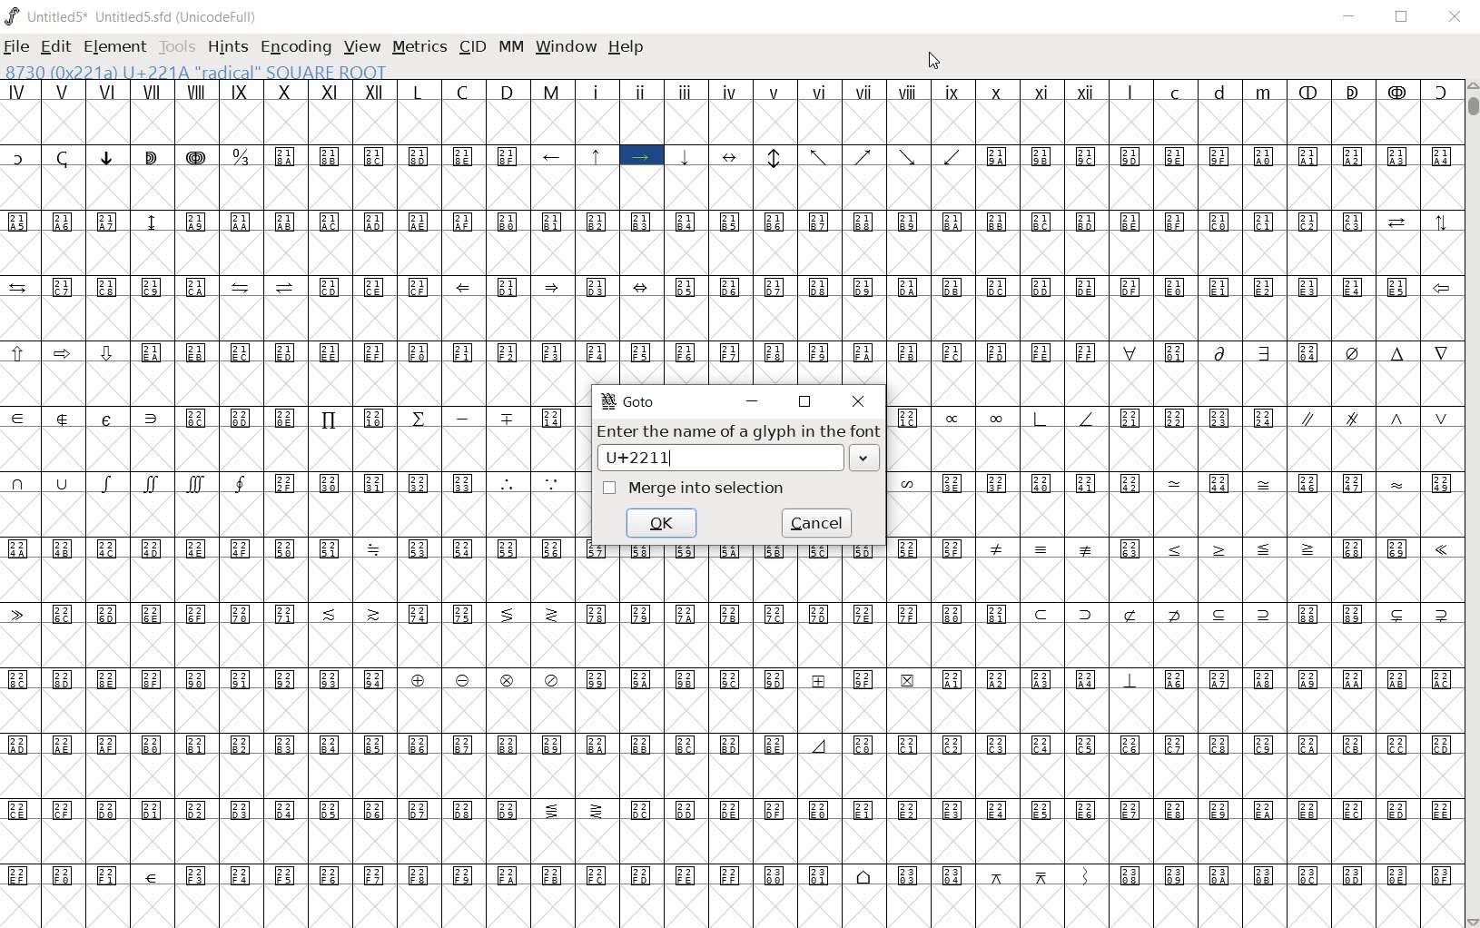 The width and height of the screenshot is (1480, 928). I want to click on TOOLS, so click(175, 45).